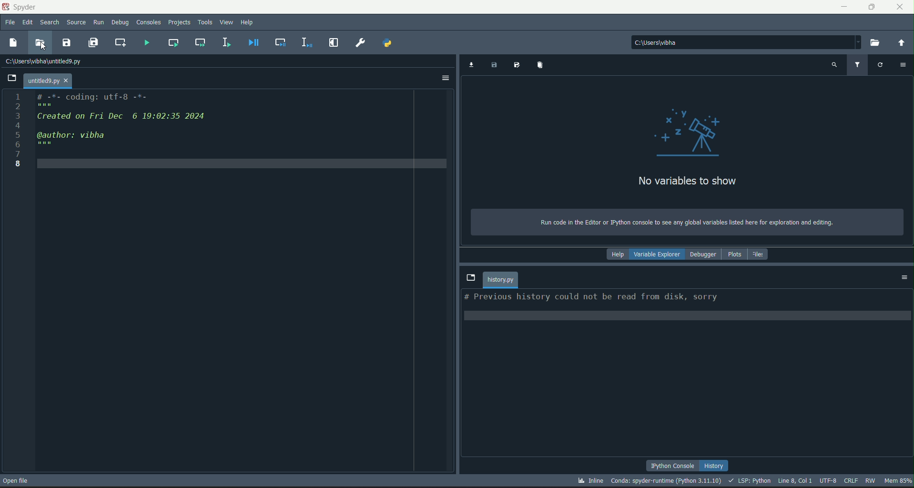 The image size is (914, 488). Describe the element at coordinates (517, 65) in the screenshot. I see `save data as` at that location.